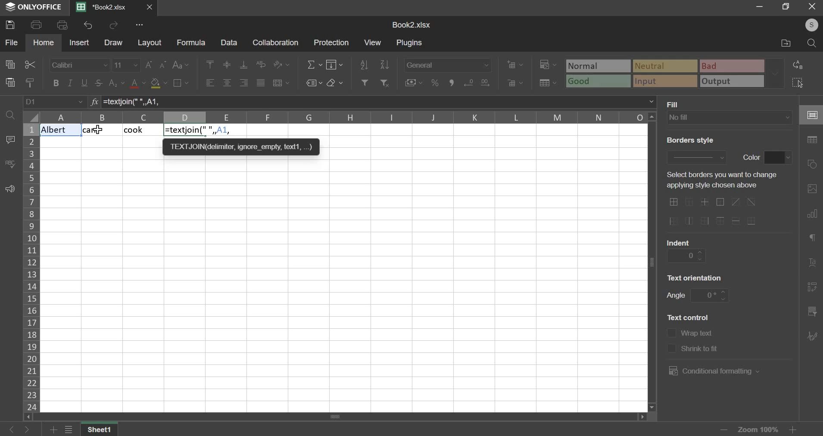  I want to click on align middle, so click(228, 65).